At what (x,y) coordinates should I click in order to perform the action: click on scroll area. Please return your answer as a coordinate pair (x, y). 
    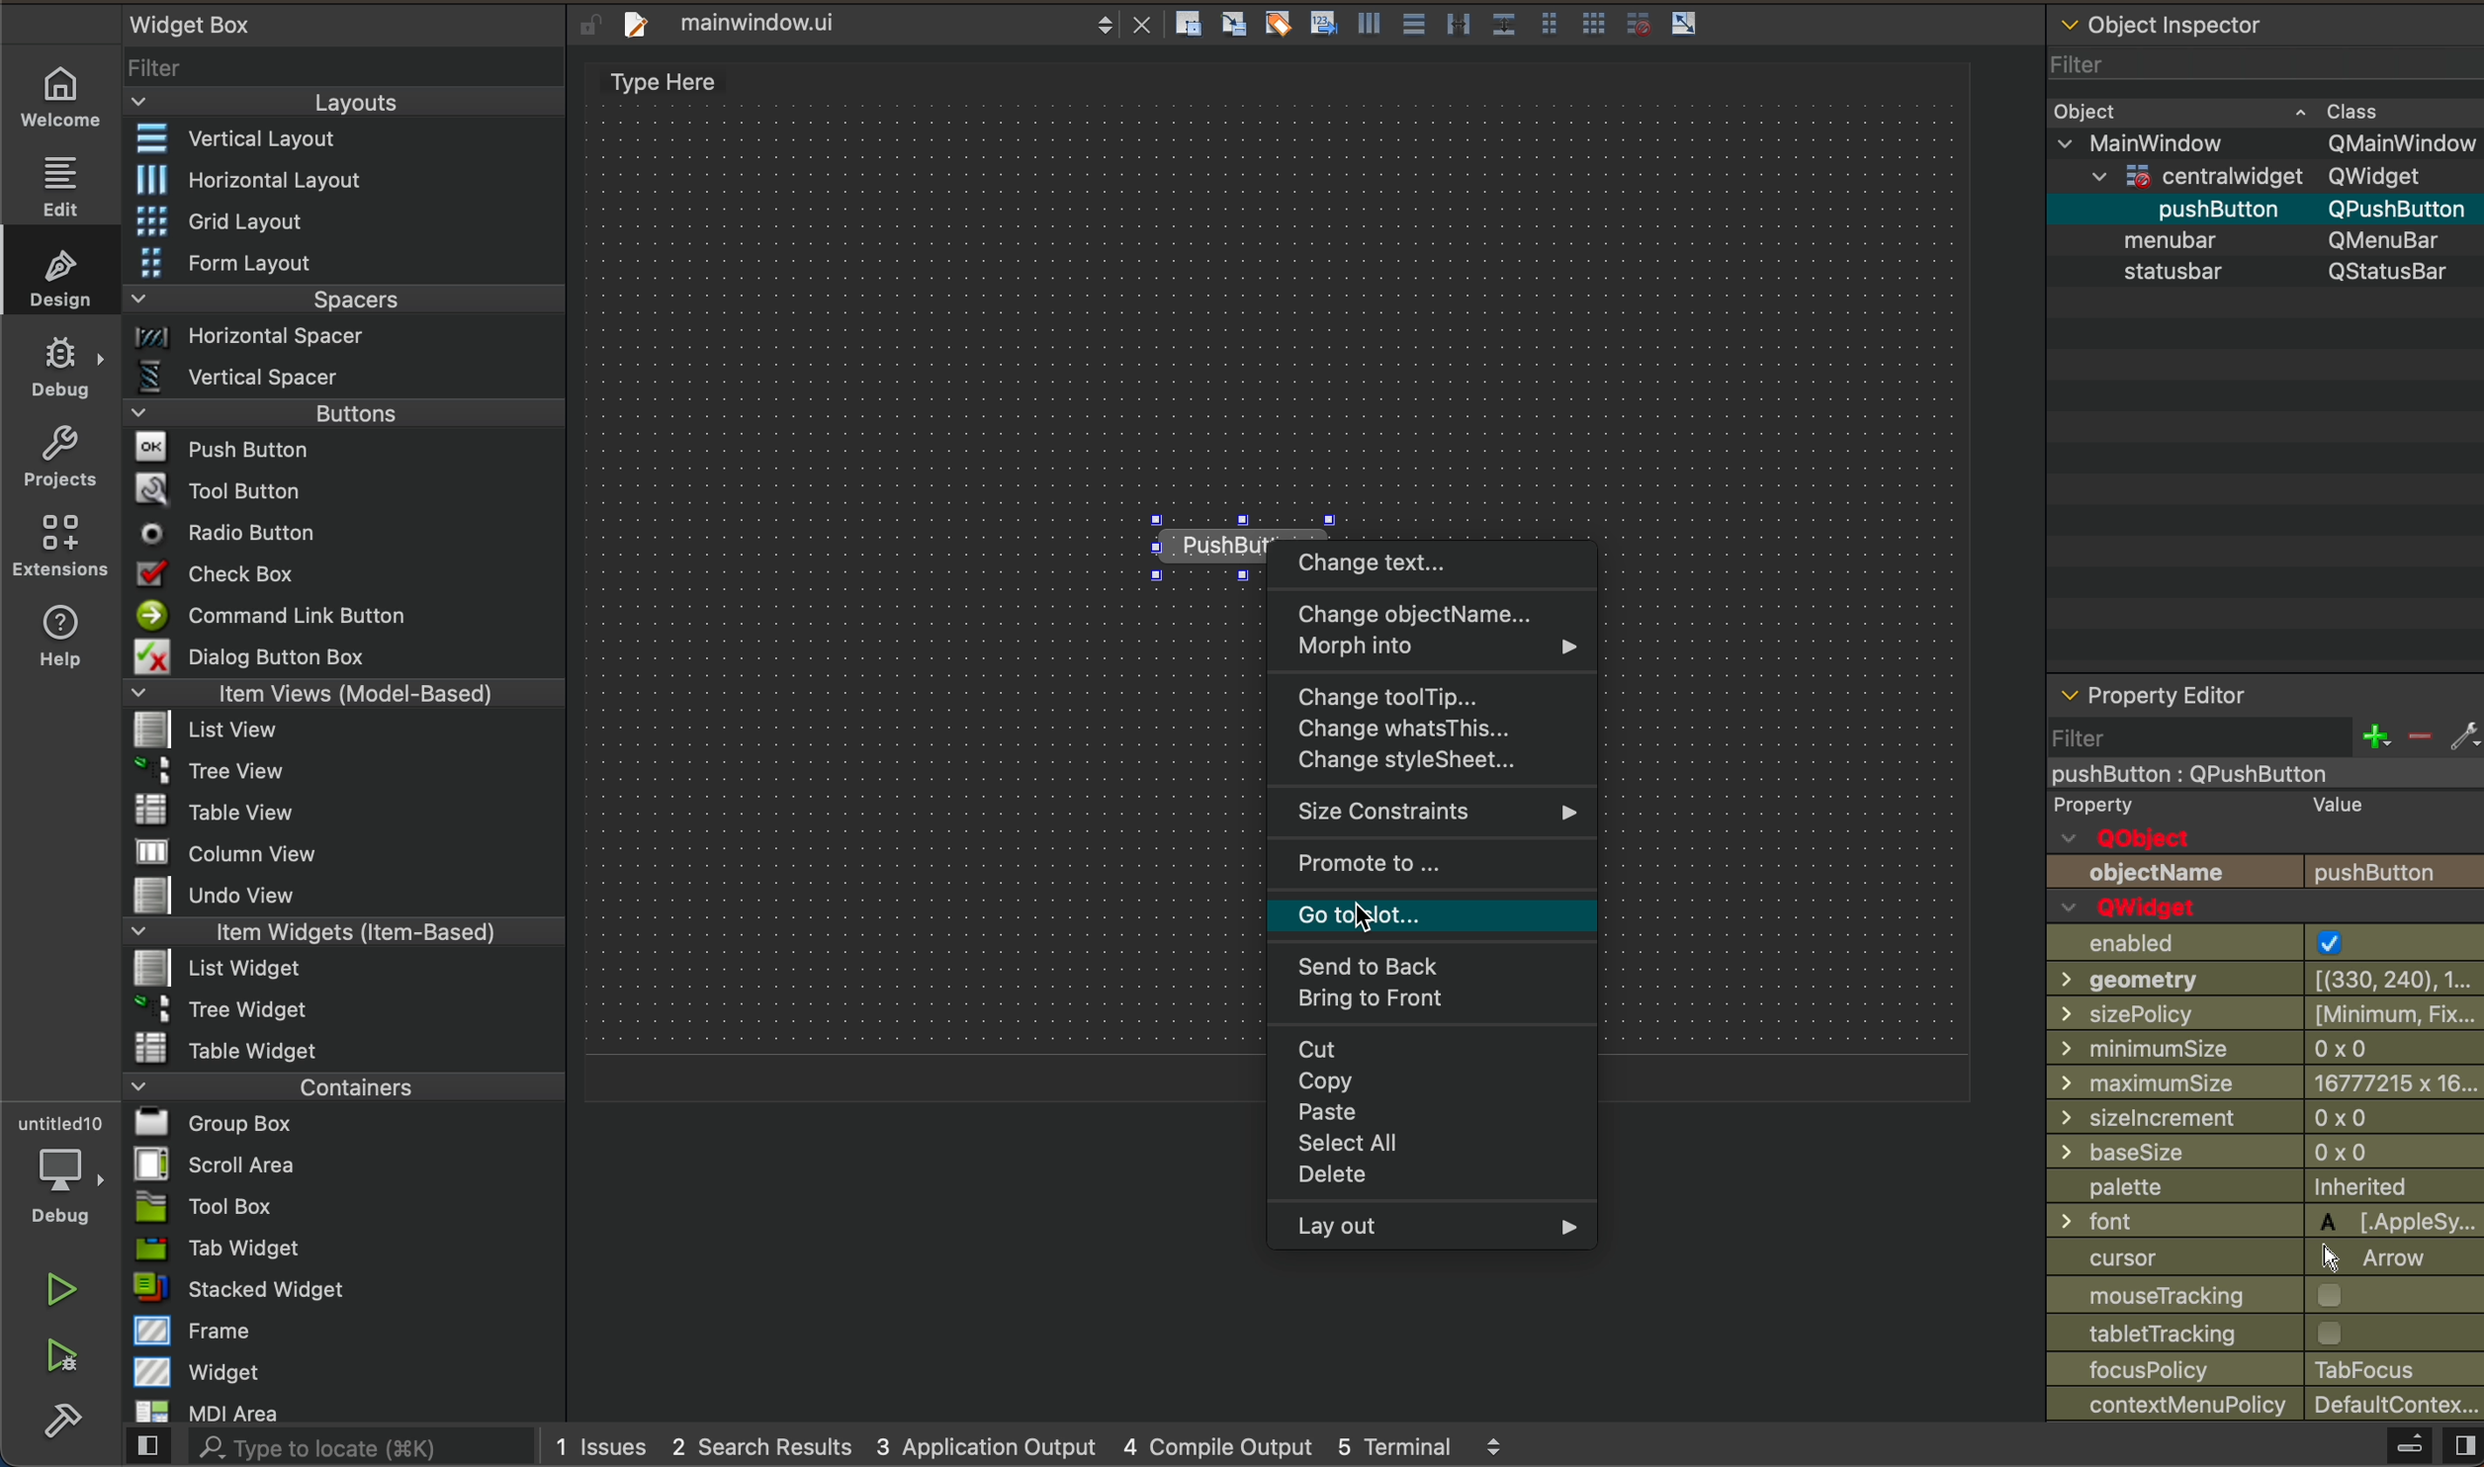
    Looking at the image, I should click on (349, 1169).